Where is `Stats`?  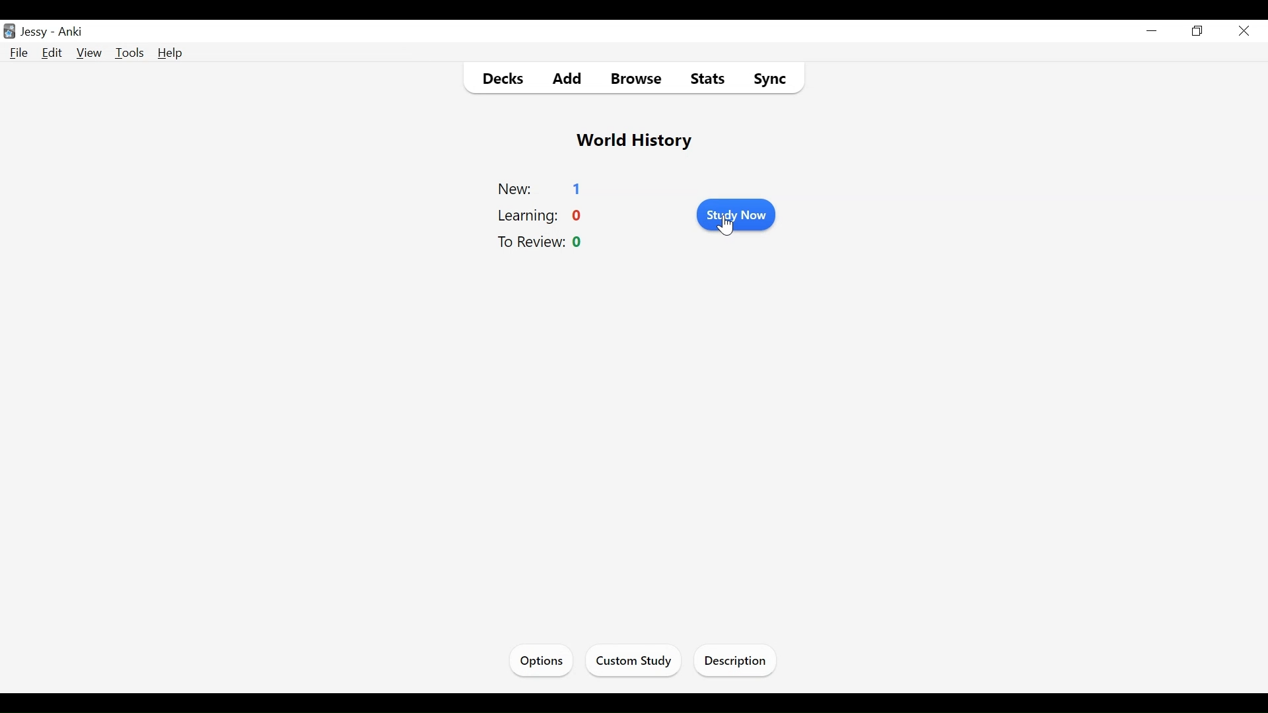
Stats is located at coordinates (707, 79).